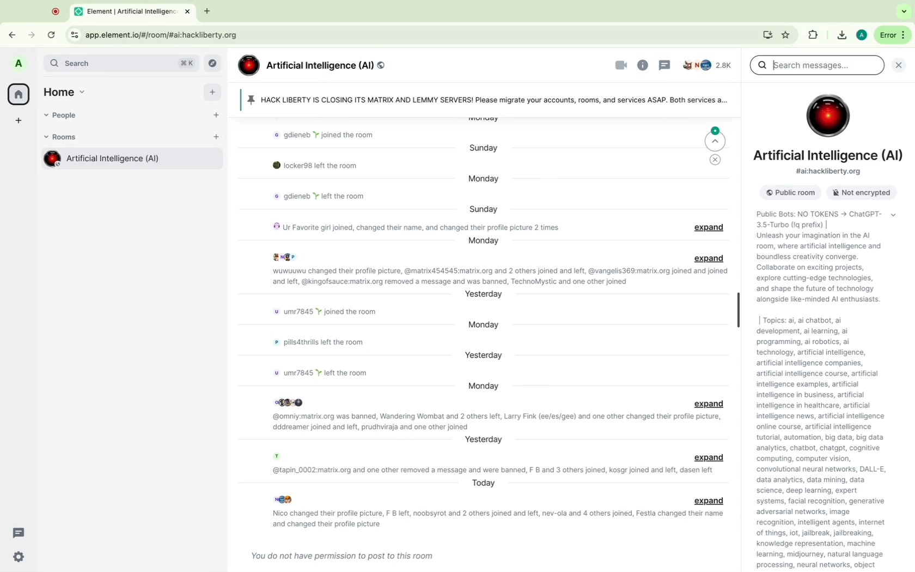 The height and width of the screenshot is (572, 915). Describe the element at coordinates (904, 11) in the screenshot. I see `search tabs` at that location.